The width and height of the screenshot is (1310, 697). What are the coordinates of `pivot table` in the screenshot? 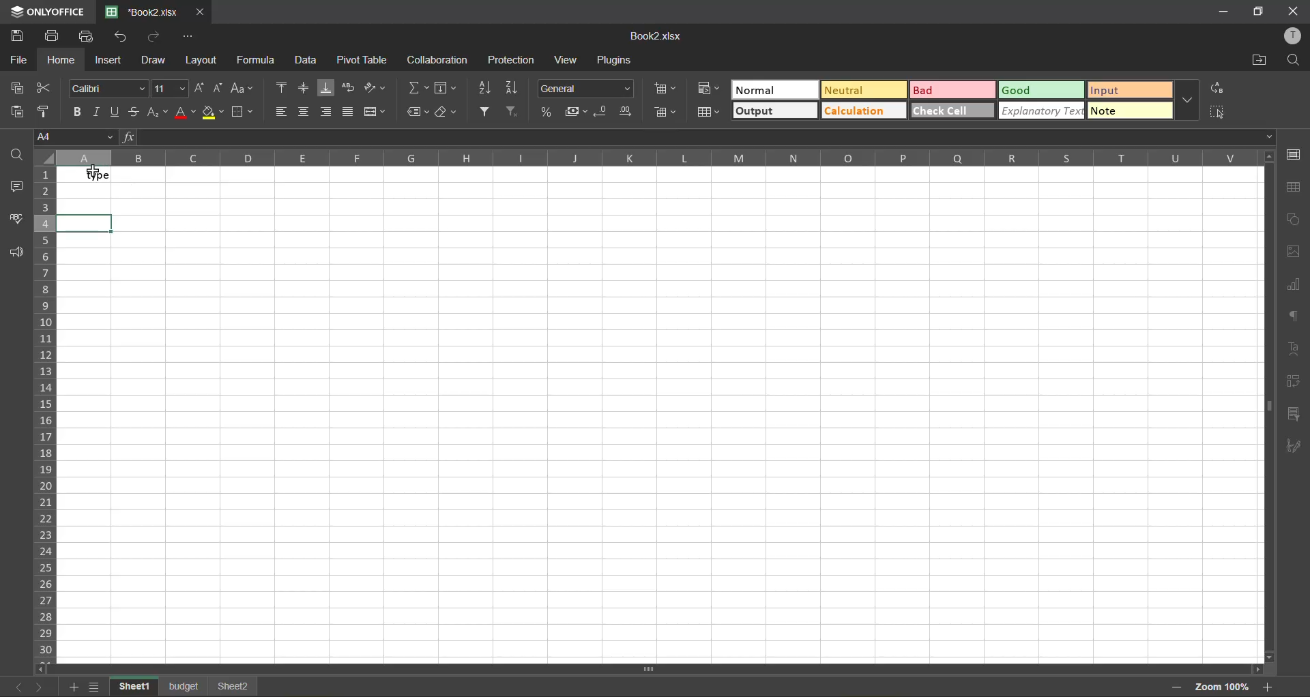 It's located at (1295, 385).